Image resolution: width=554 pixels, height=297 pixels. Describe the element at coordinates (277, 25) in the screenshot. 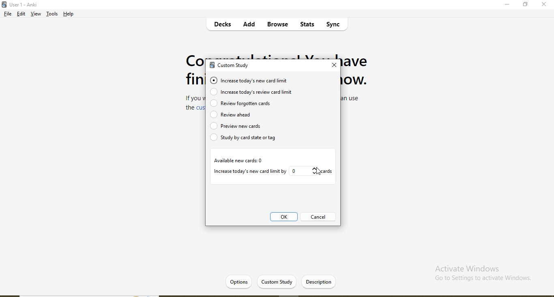

I see `browse` at that location.